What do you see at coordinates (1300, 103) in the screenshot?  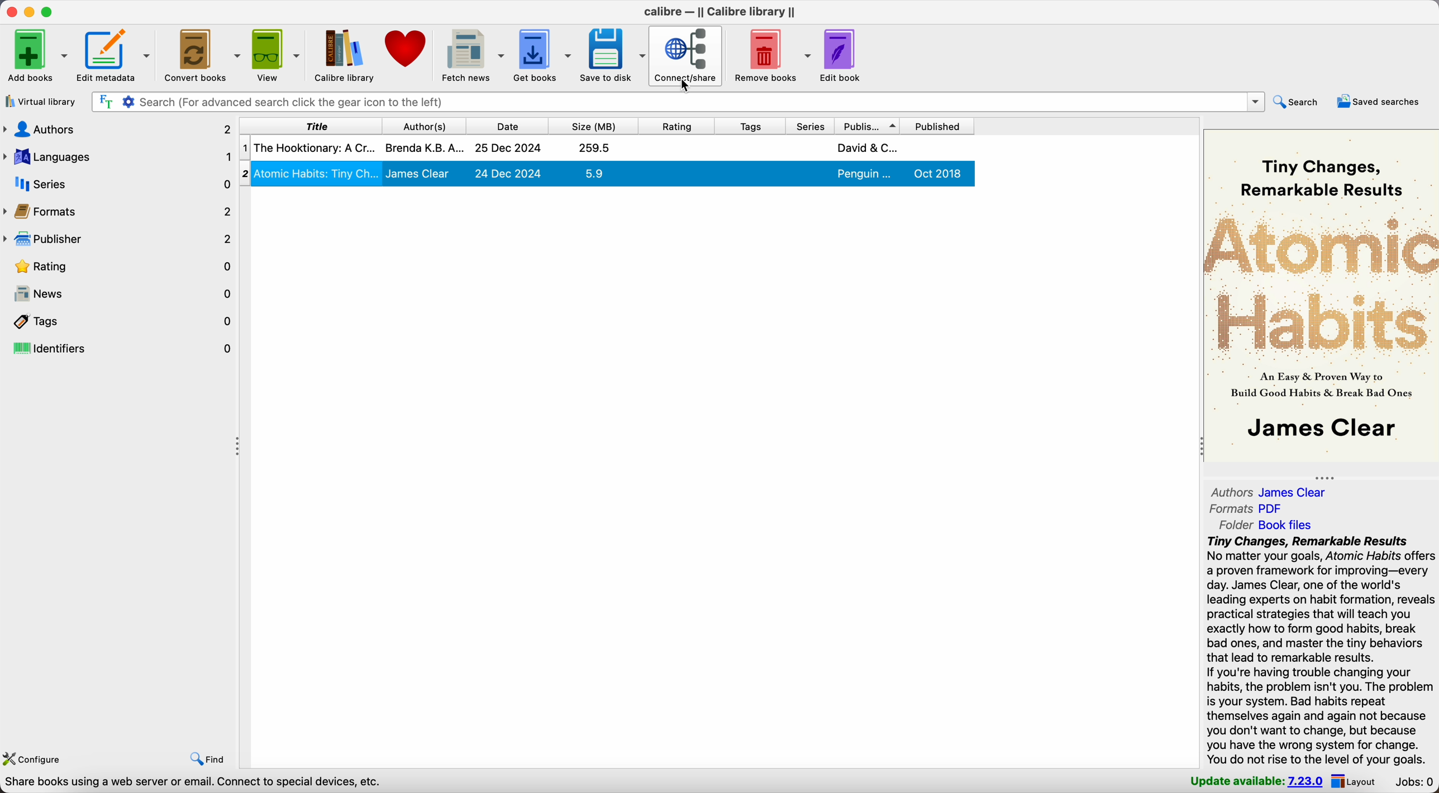 I see `search` at bounding box center [1300, 103].